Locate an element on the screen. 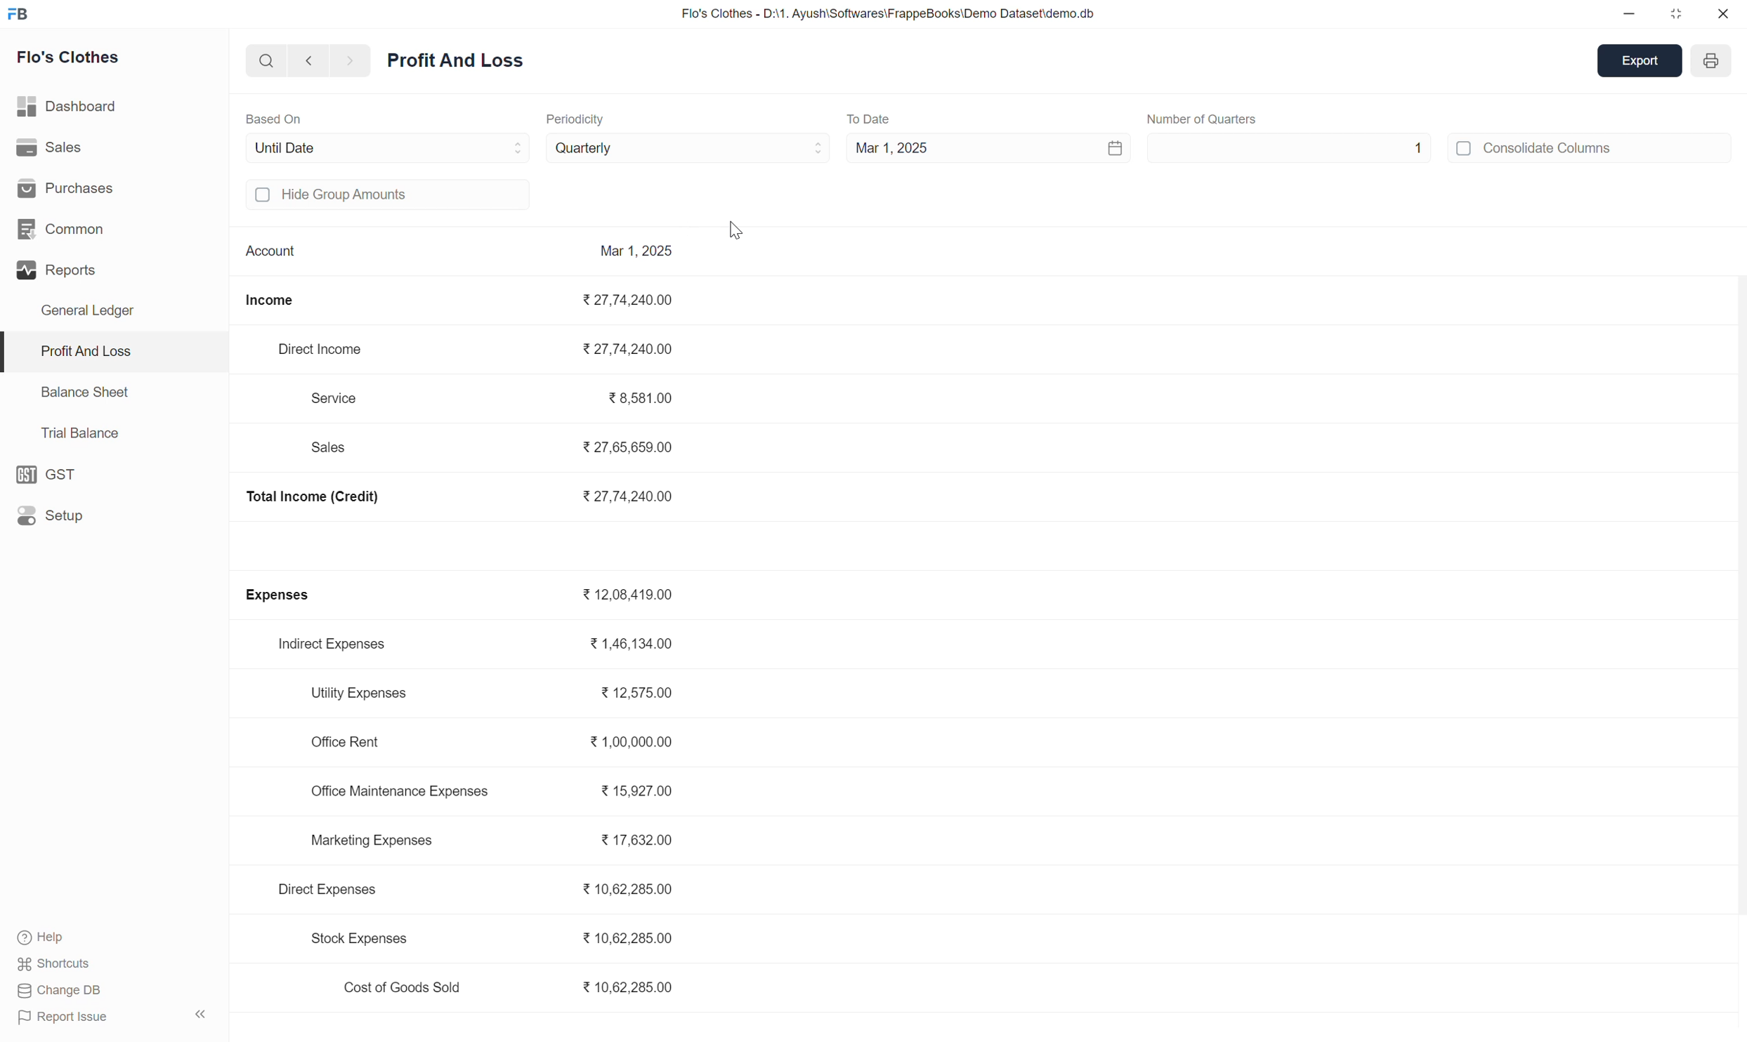 This screenshot has height=1042, width=1747. back is located at coordinates (308, 62).